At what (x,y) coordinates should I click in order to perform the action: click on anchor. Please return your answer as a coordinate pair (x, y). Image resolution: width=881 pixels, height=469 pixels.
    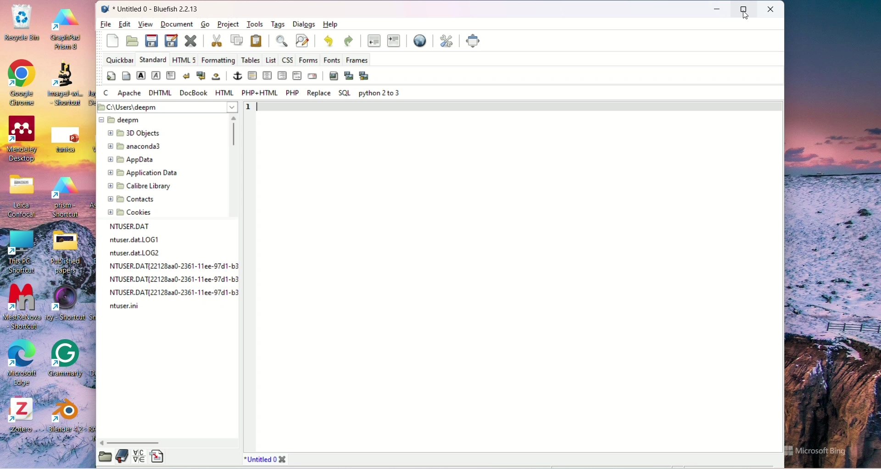
    Looking at the image, I should click on (238, 74).